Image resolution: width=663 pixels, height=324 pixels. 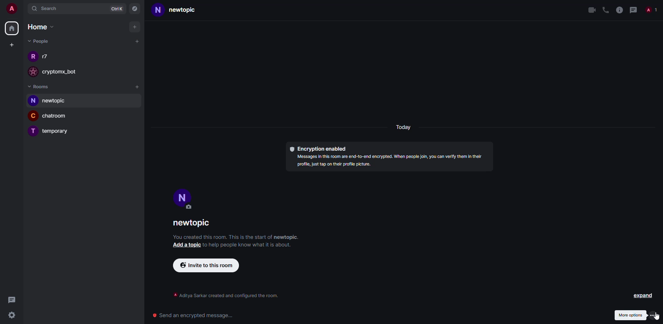 What do you see at coordinates (136, 41) in the screenshot?
I see `start chat` at bounding box center [136, 41].